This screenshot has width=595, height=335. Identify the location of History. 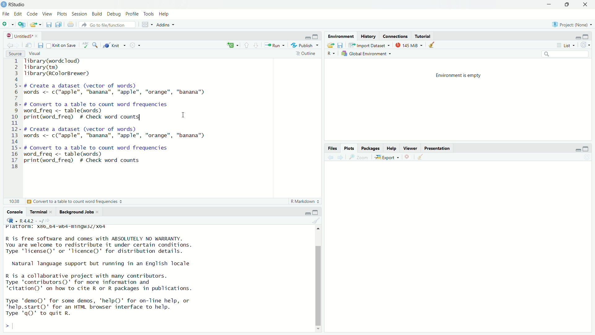
(368, 37).